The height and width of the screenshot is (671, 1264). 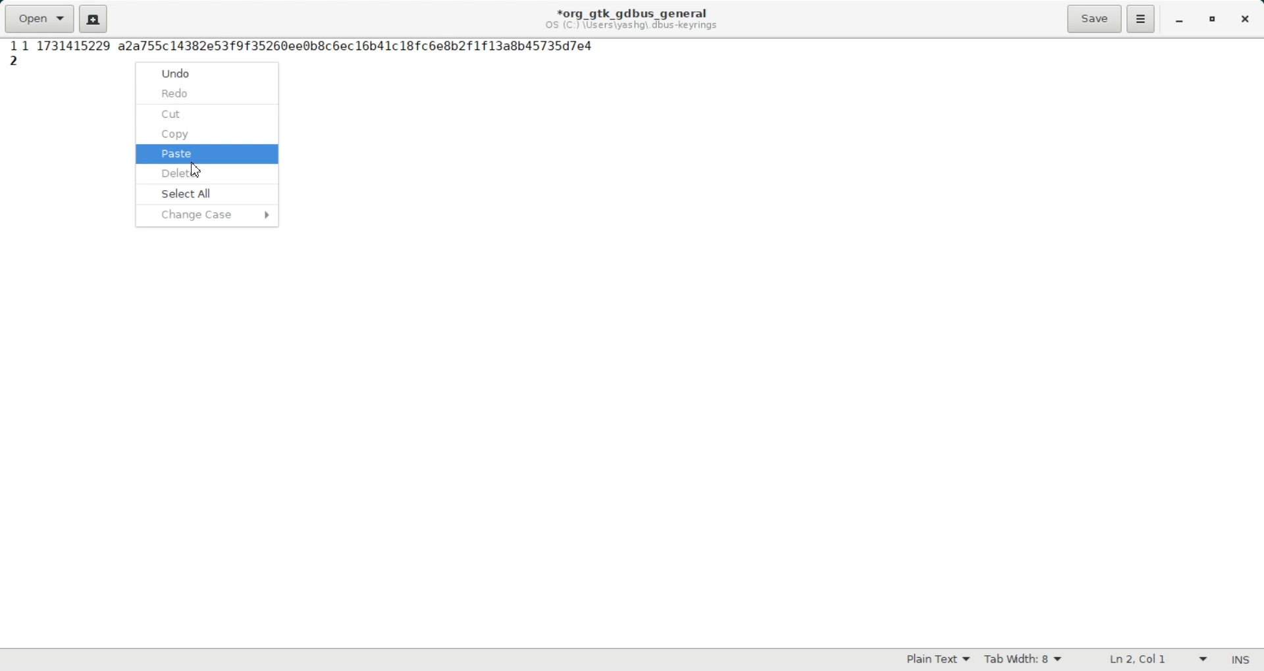 What do you see at coordinates (1144, 660) in the screenshot?
I see `Text Wrapping` at bounding box center [1144, 660].